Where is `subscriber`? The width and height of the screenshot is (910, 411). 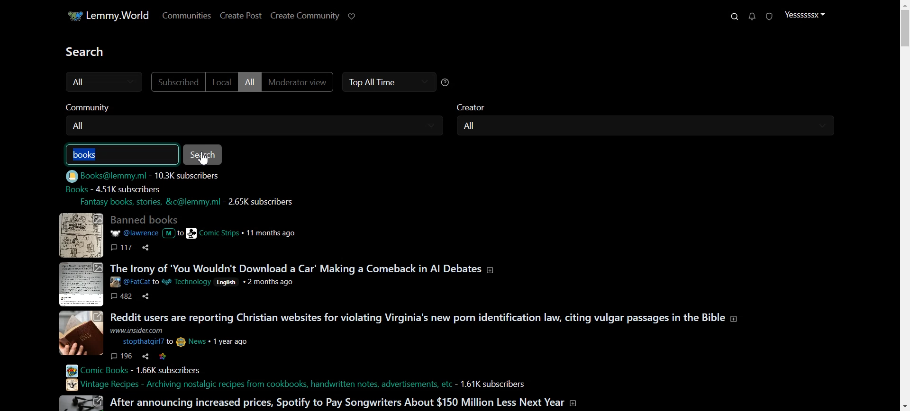 subscriber is located at coordinates (494, 383).